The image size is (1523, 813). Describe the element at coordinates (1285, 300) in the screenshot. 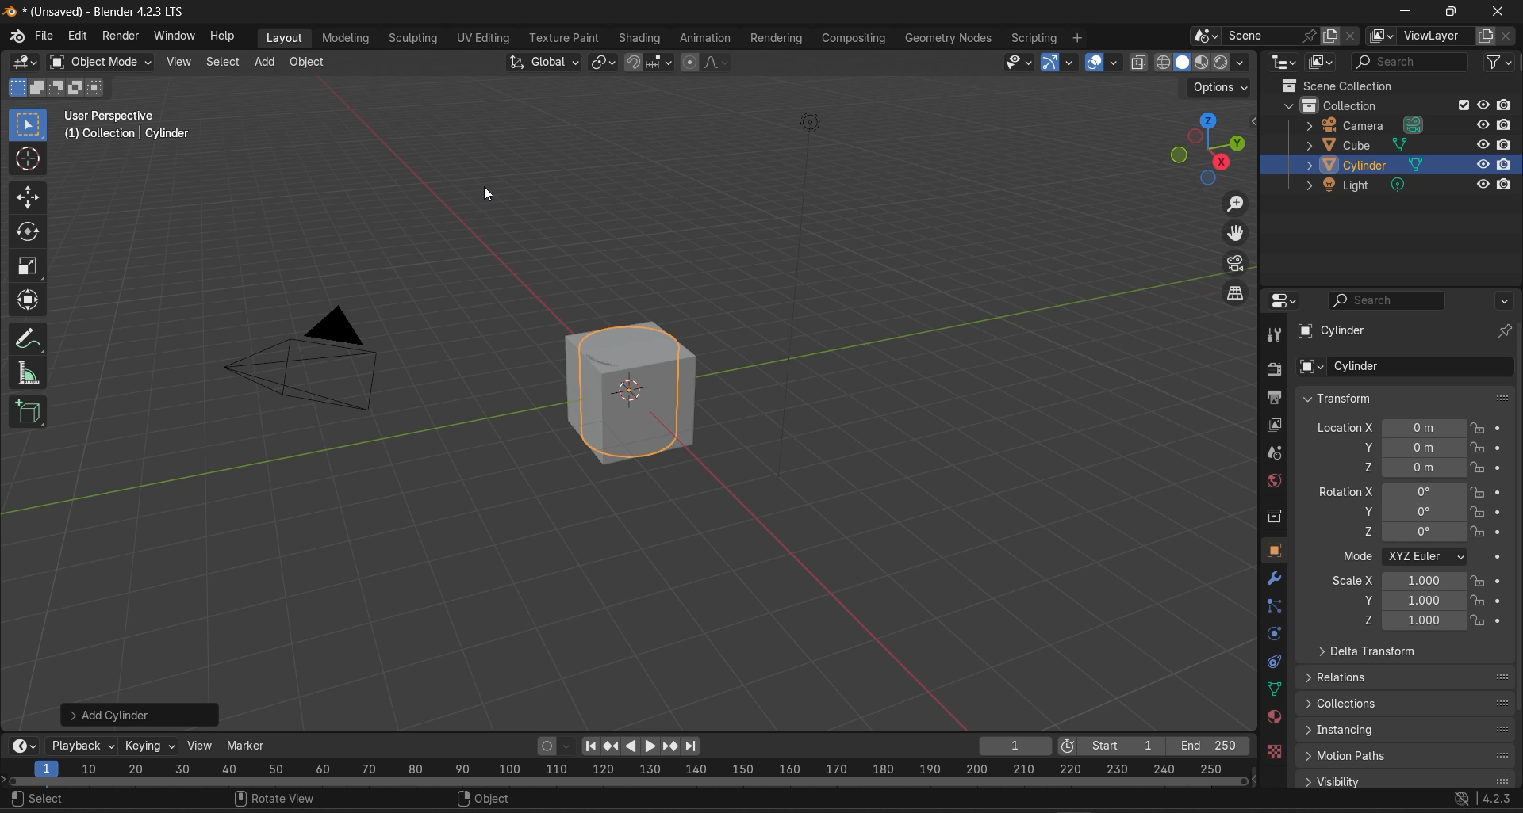

I see `editor type` at that location.